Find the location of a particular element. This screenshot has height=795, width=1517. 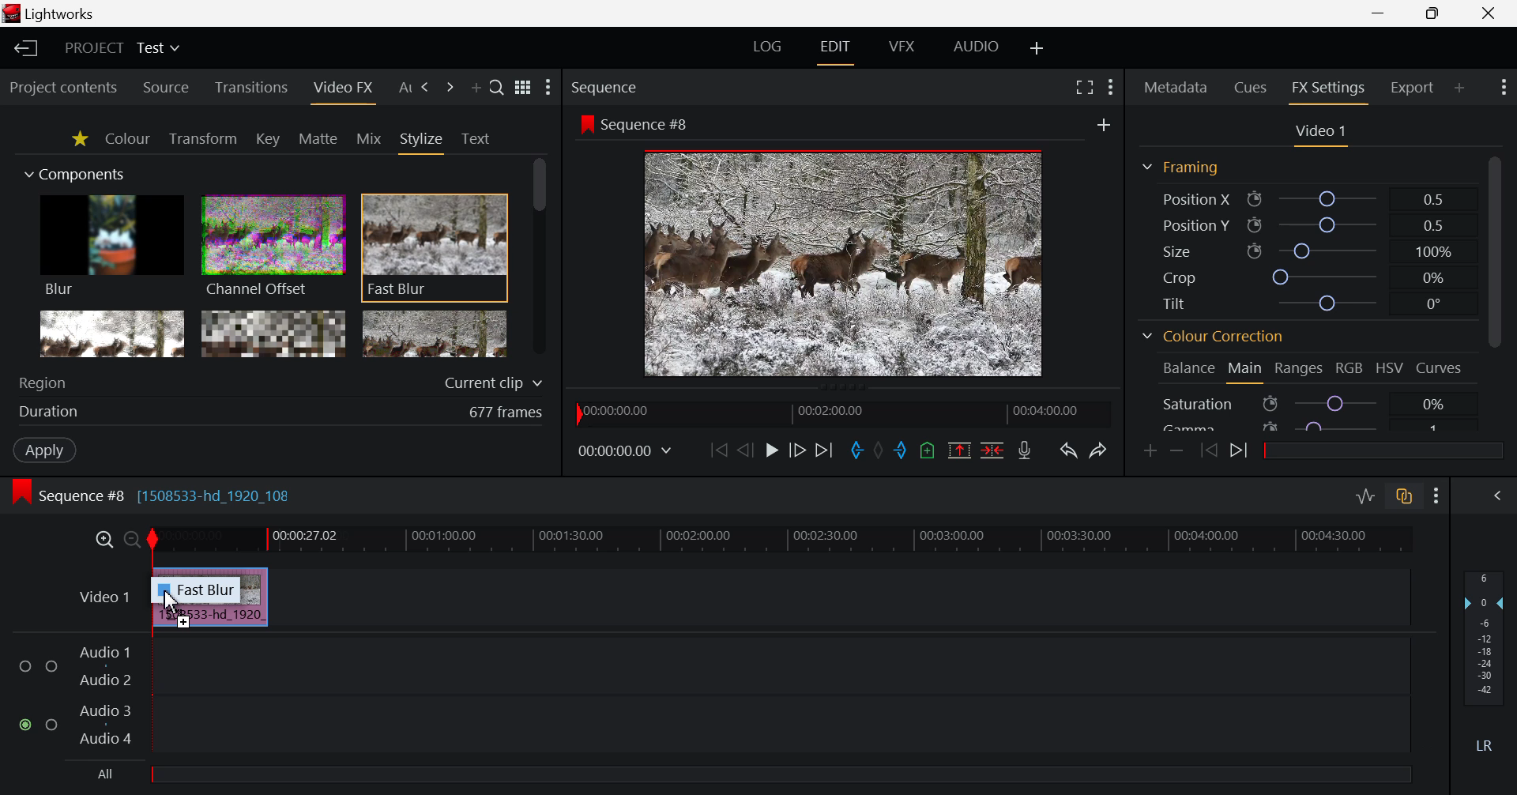

Transform is located at coordinates (204, 138).